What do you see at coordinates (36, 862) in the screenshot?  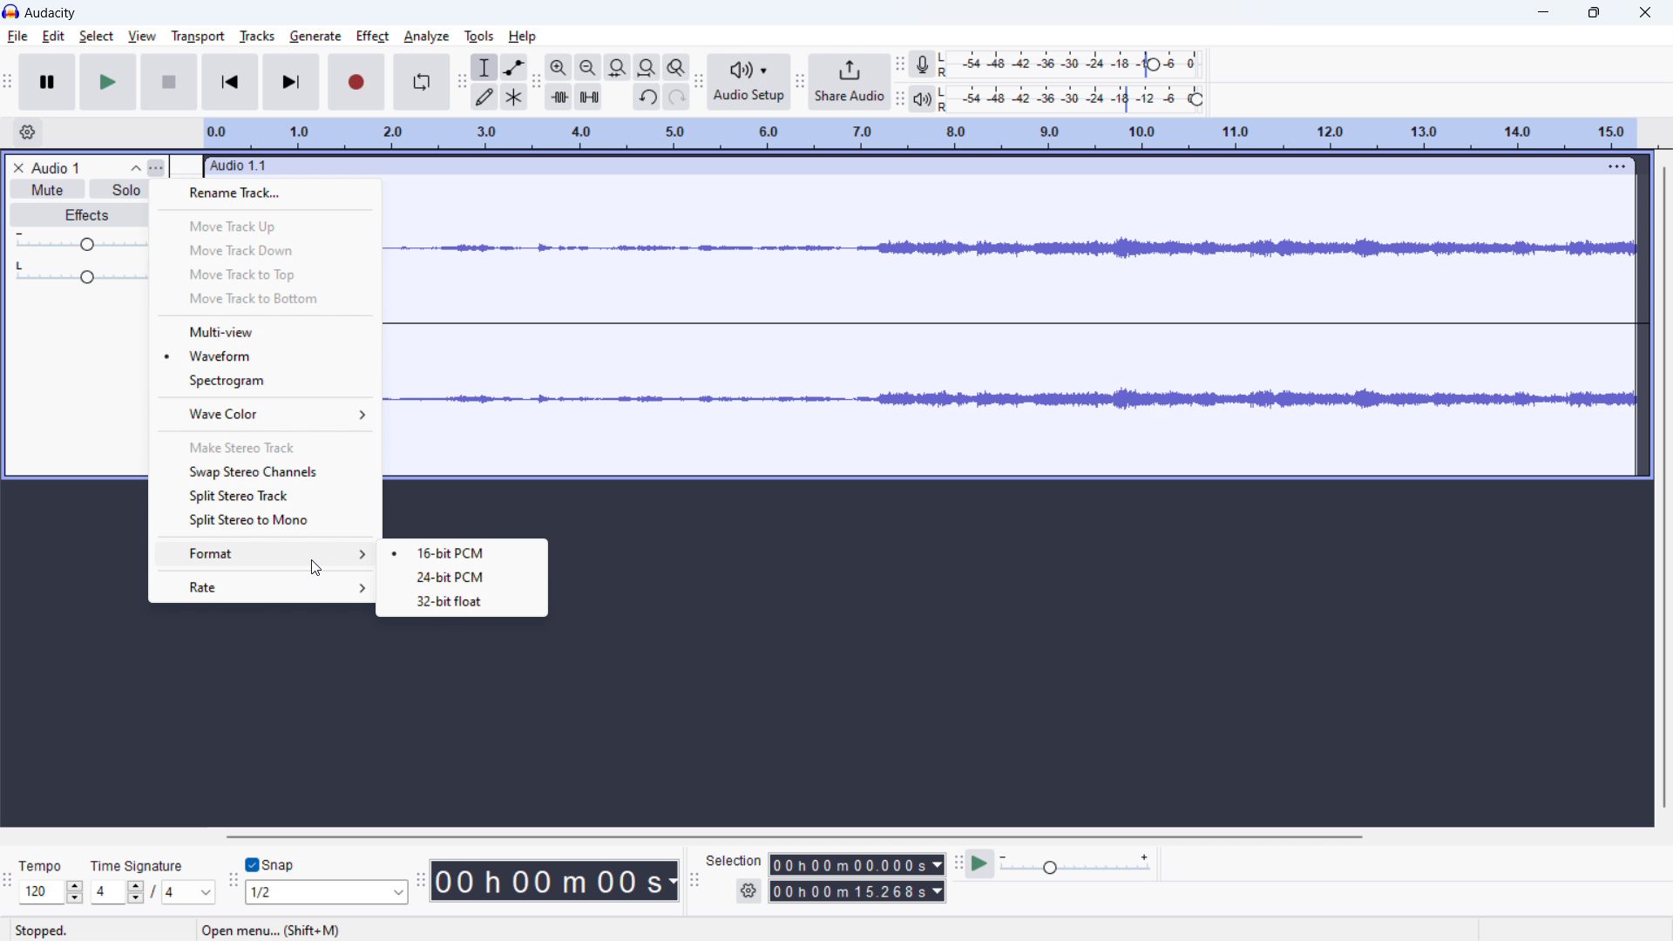 I see `Tempo` at bounding box center [36, 862].